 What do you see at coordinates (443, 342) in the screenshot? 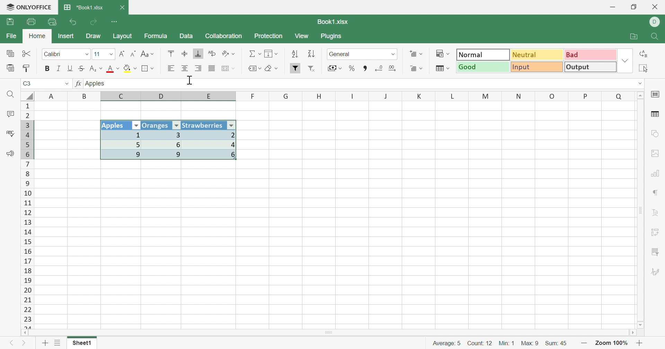
I see `Average: 5` at bounding box center [443, 342].